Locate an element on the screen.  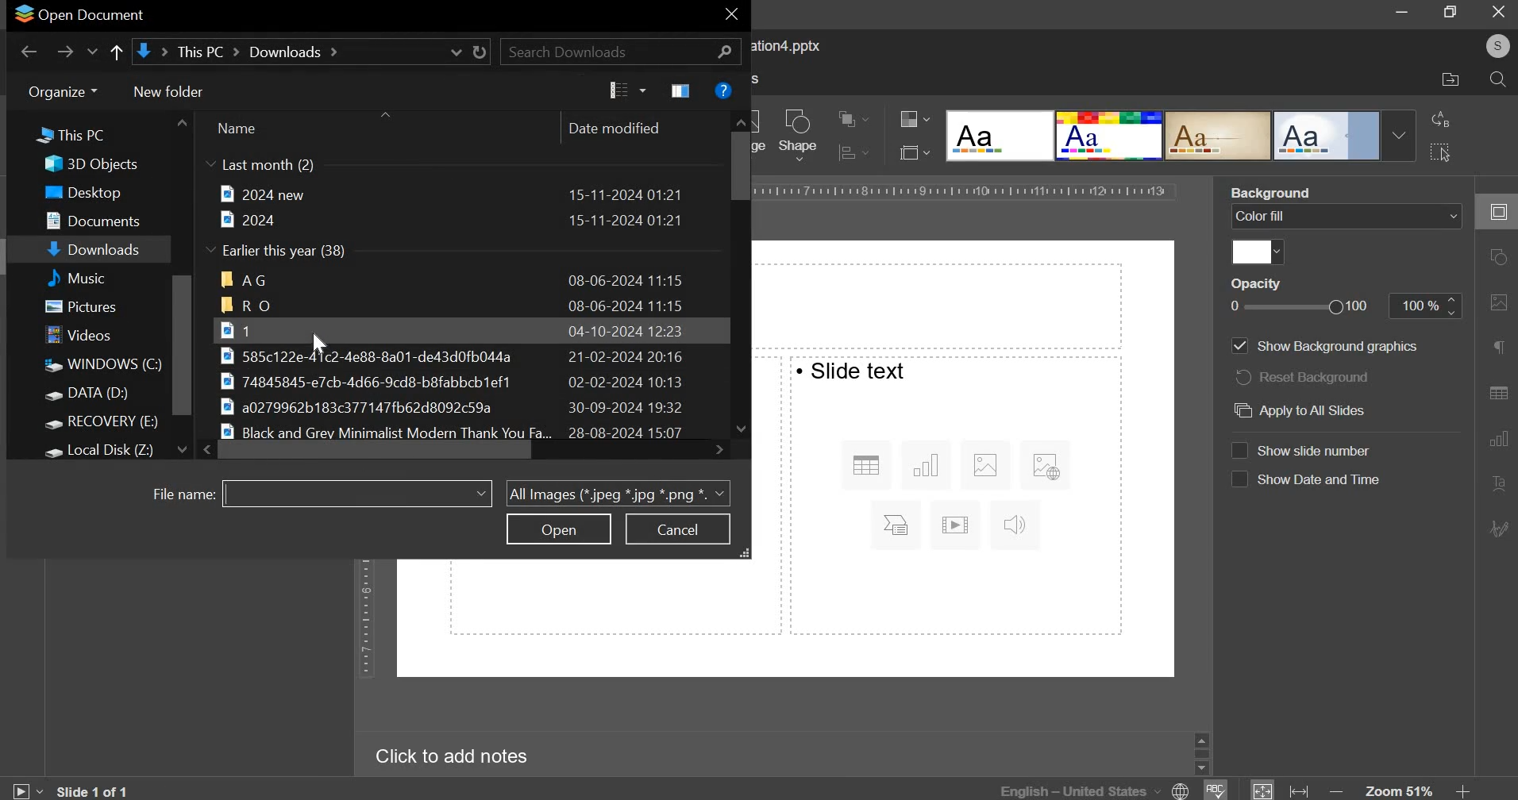
show background graphics is located at coordinates (1239, 347).